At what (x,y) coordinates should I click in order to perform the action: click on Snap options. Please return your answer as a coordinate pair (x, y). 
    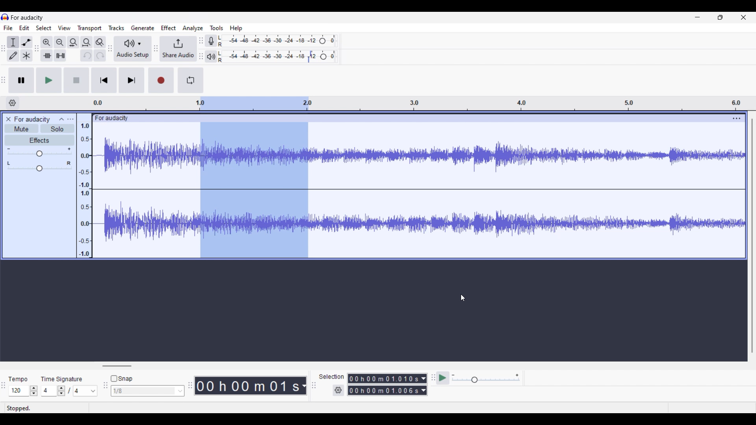
    Looking at the image, I should click on (148, 391).